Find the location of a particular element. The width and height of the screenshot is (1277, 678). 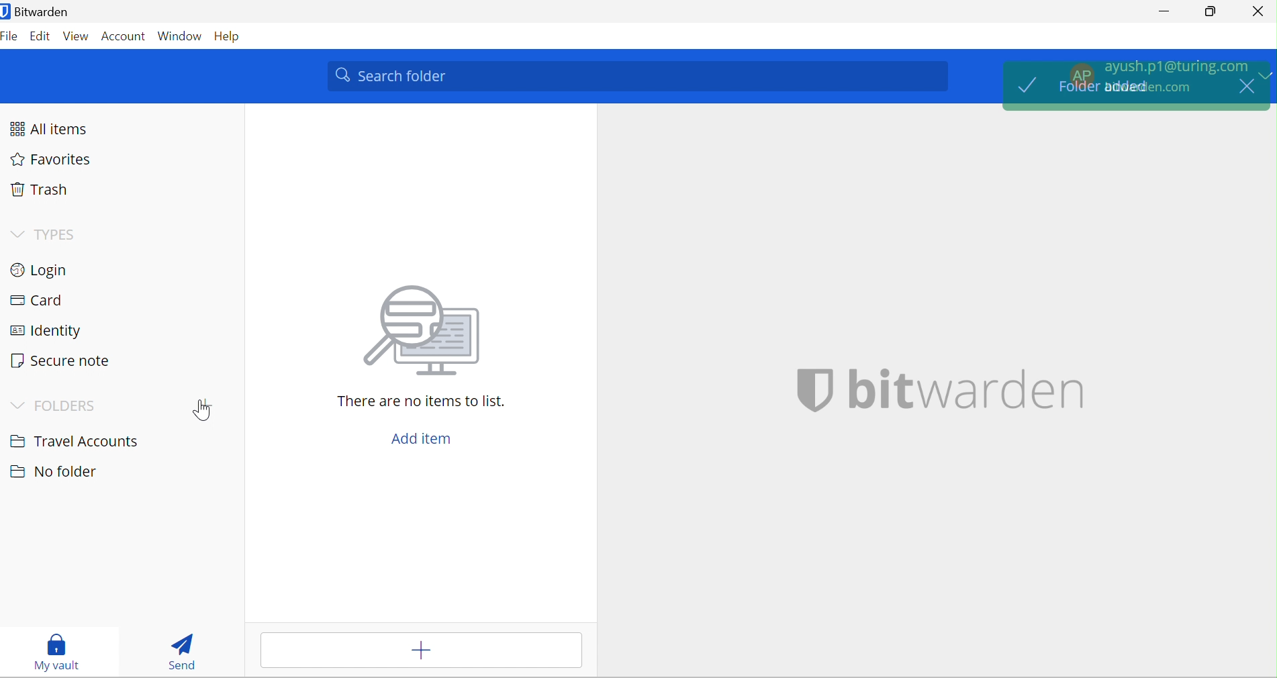

Minimize is located at coordinates (1160, 11).